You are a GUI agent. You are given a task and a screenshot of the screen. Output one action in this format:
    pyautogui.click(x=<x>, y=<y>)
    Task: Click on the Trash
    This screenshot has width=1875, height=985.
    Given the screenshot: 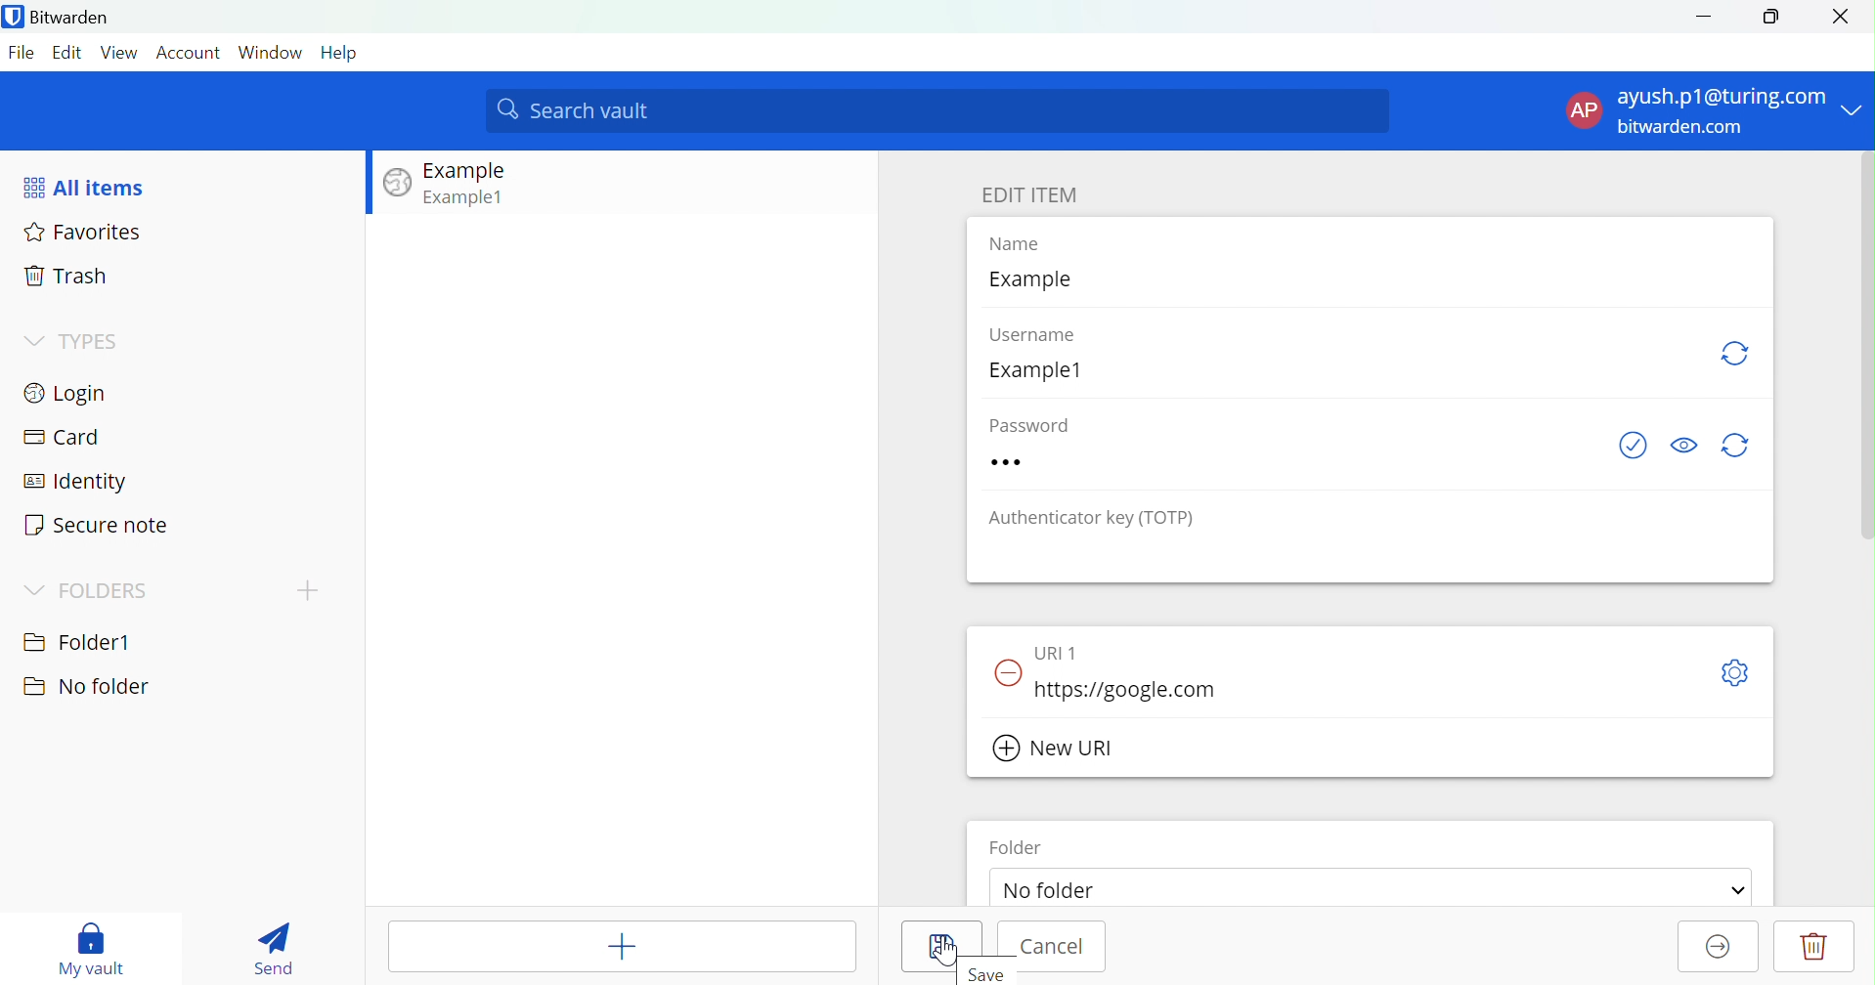 What is the action you would take?
    pyautogui.click(x=68, y=278)
    